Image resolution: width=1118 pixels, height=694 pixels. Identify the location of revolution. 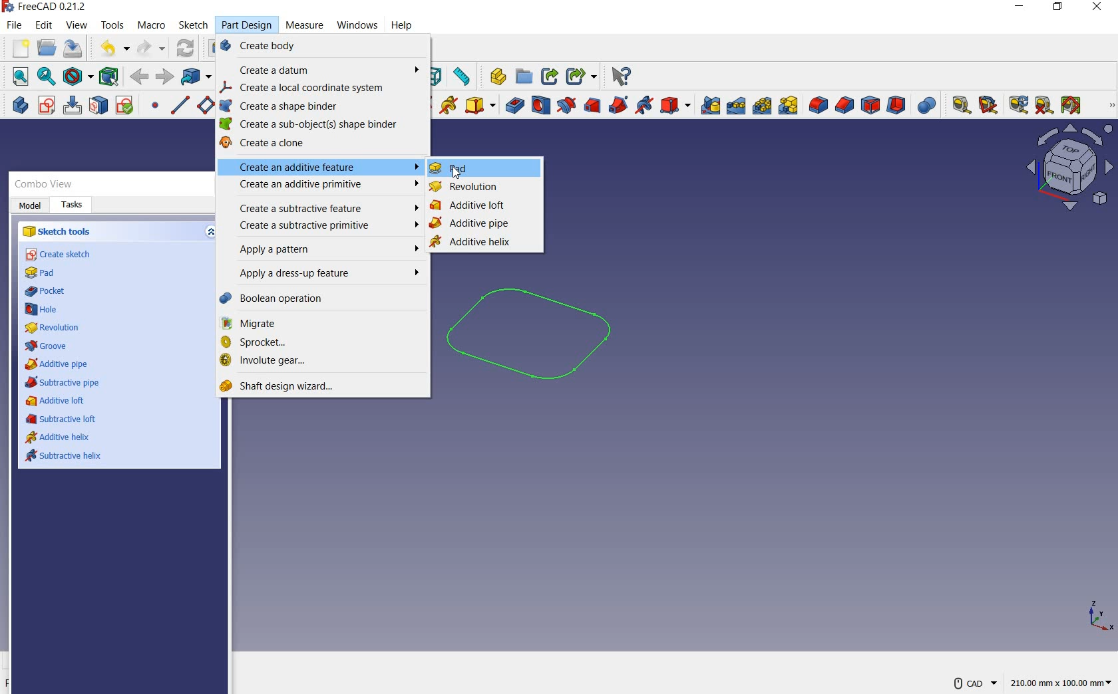
(467, 187).